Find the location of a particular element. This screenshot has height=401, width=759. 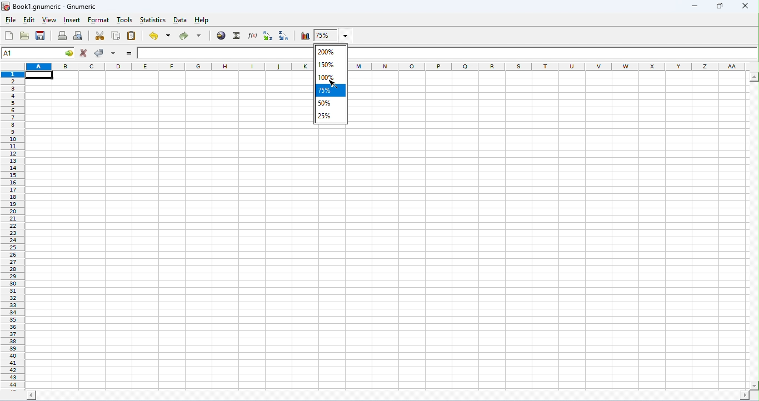

50% is located at coordinates (331, 104).